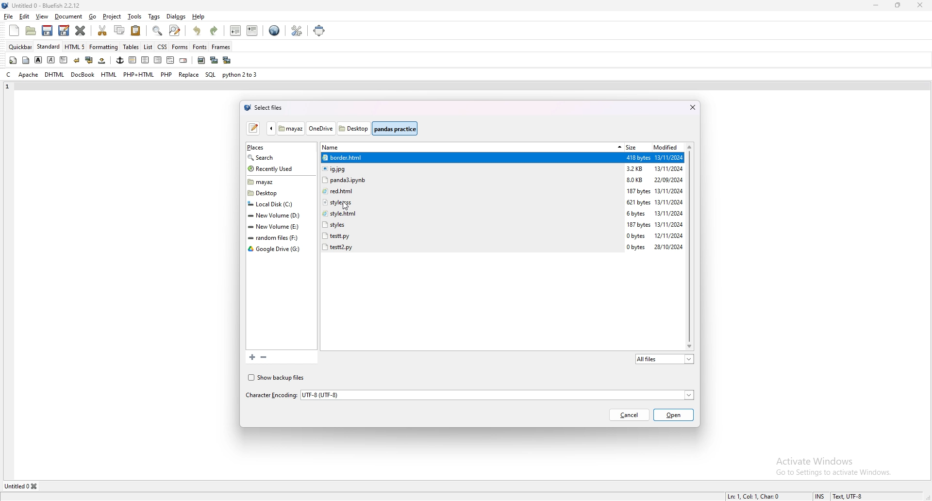  Describe the element at coordinates (171, 60) in the screenshot. I see `html comment` at that location.